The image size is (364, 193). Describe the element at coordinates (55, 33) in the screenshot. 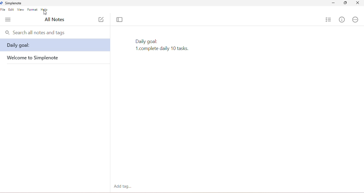

I see `search bar` at that location.